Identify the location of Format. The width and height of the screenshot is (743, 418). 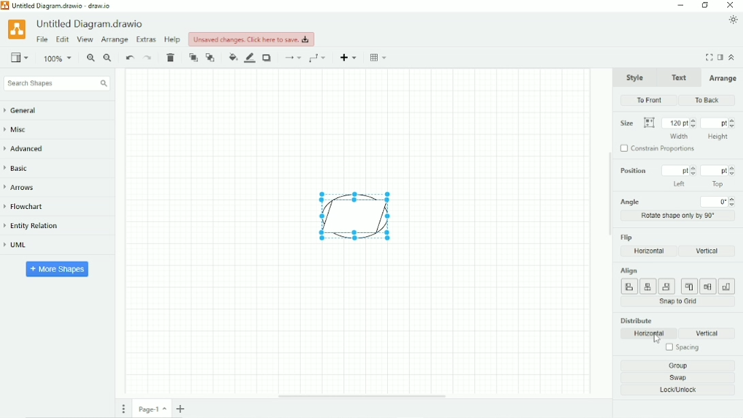
(721, 57).